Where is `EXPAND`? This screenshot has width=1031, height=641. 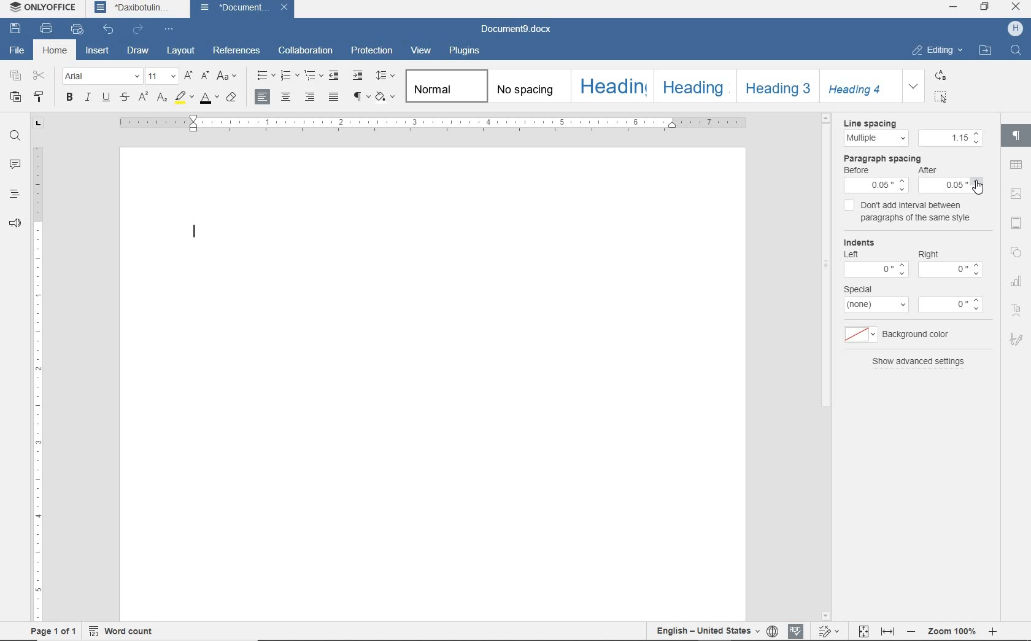
EXPAND is located at coordinates (914, 87).